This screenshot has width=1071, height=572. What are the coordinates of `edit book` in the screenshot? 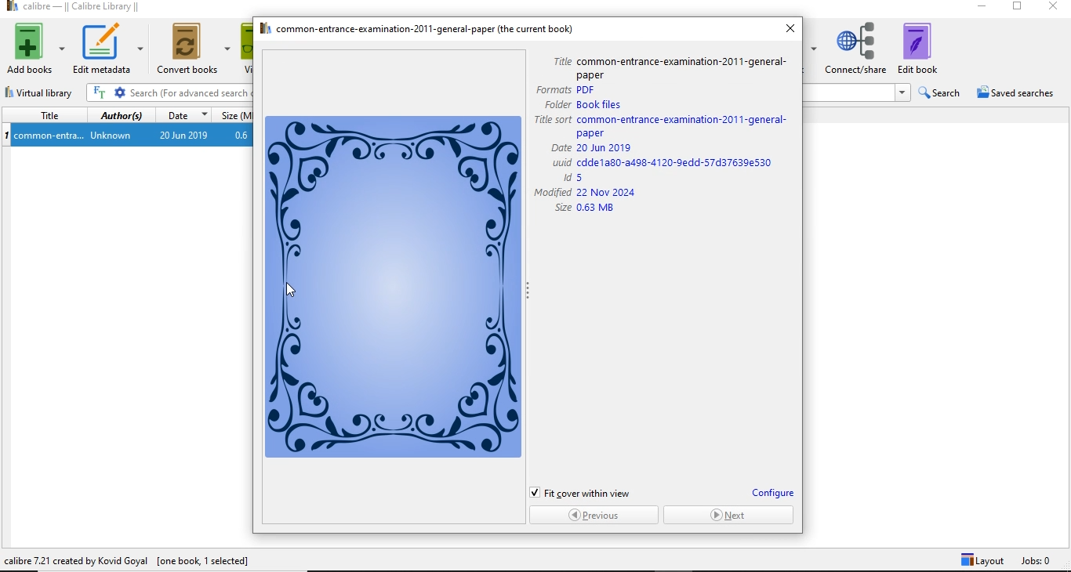 It's located at (928, 45).